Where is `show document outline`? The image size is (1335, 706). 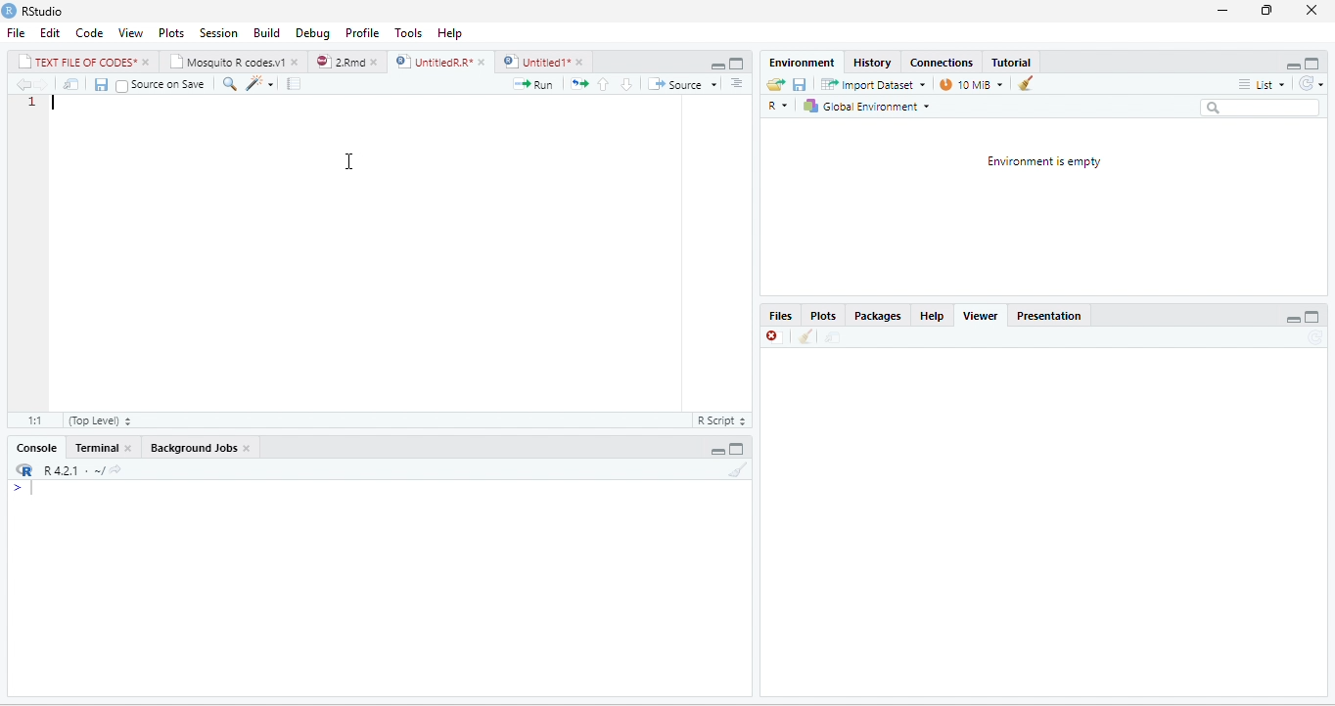
show document outline is located at coordinates (736, 83).